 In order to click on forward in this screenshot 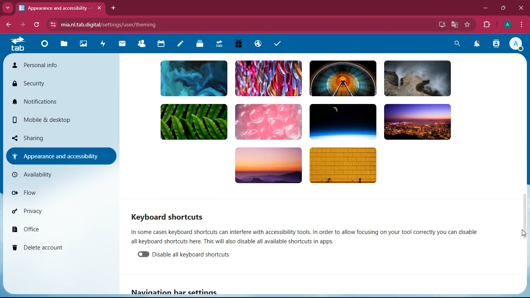, I will do `click(21, 24)`.